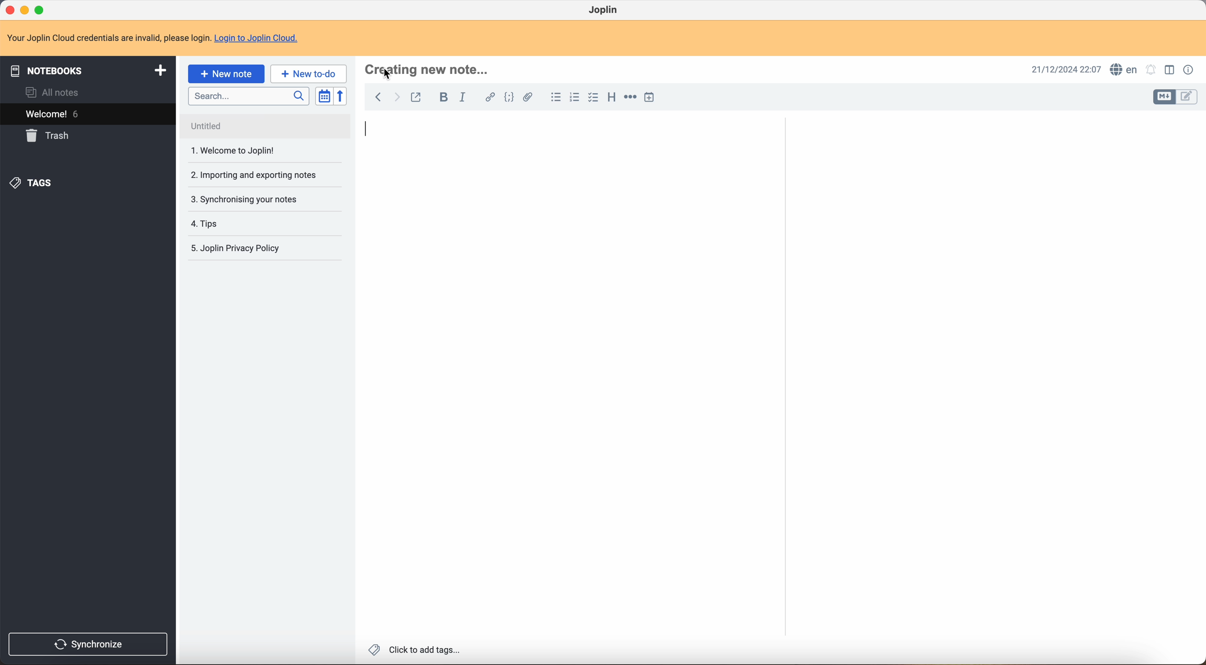  Describe the element at coordinates (575, 97) in the screenshot. I see `numbered list` at that location.